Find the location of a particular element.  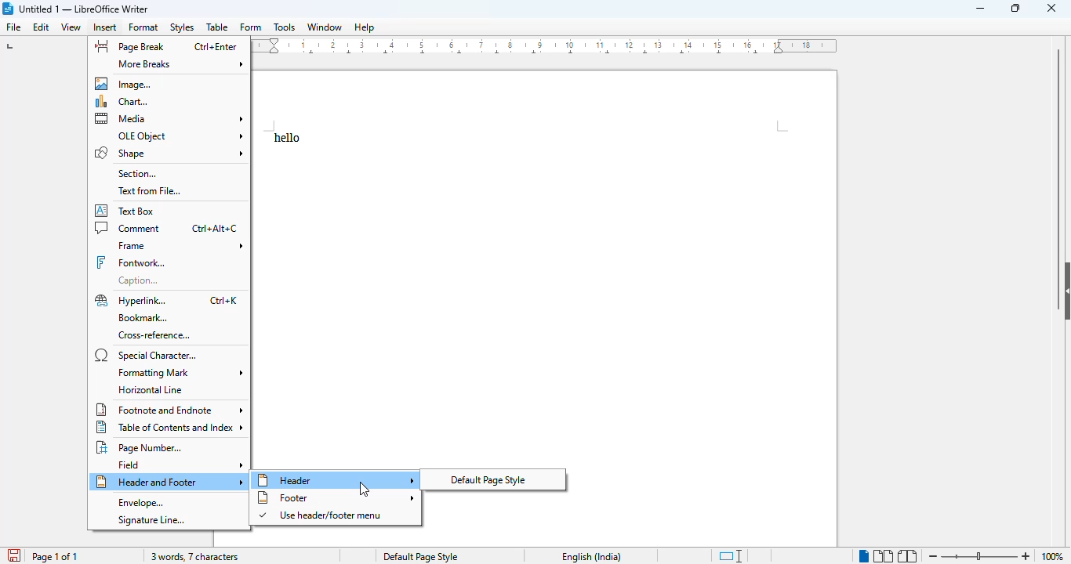

standard selection is located at coordinates (731, 556).